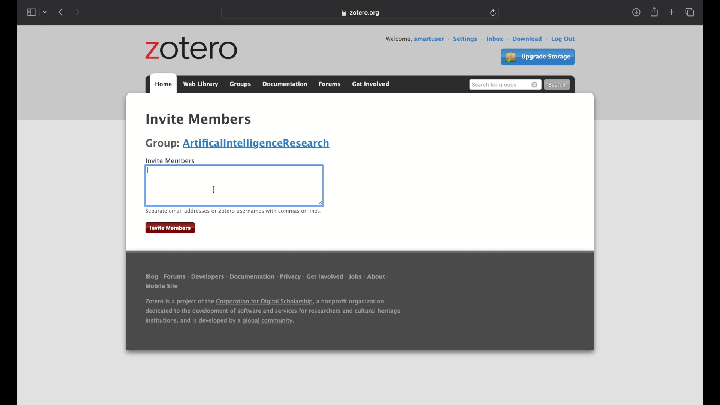  I want to click on zotero.org, so click(362, 13).